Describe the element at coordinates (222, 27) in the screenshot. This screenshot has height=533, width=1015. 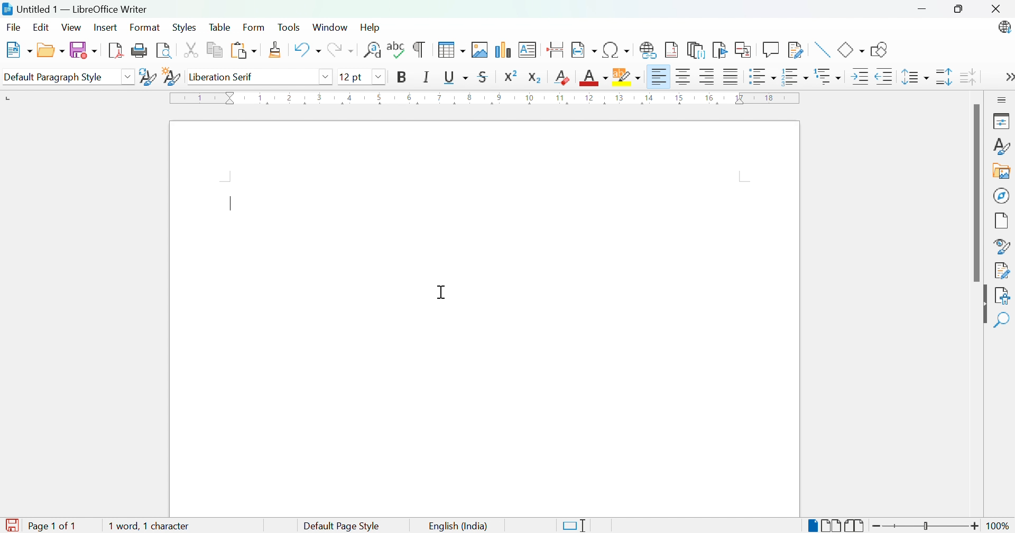
I see `Table` at that location.